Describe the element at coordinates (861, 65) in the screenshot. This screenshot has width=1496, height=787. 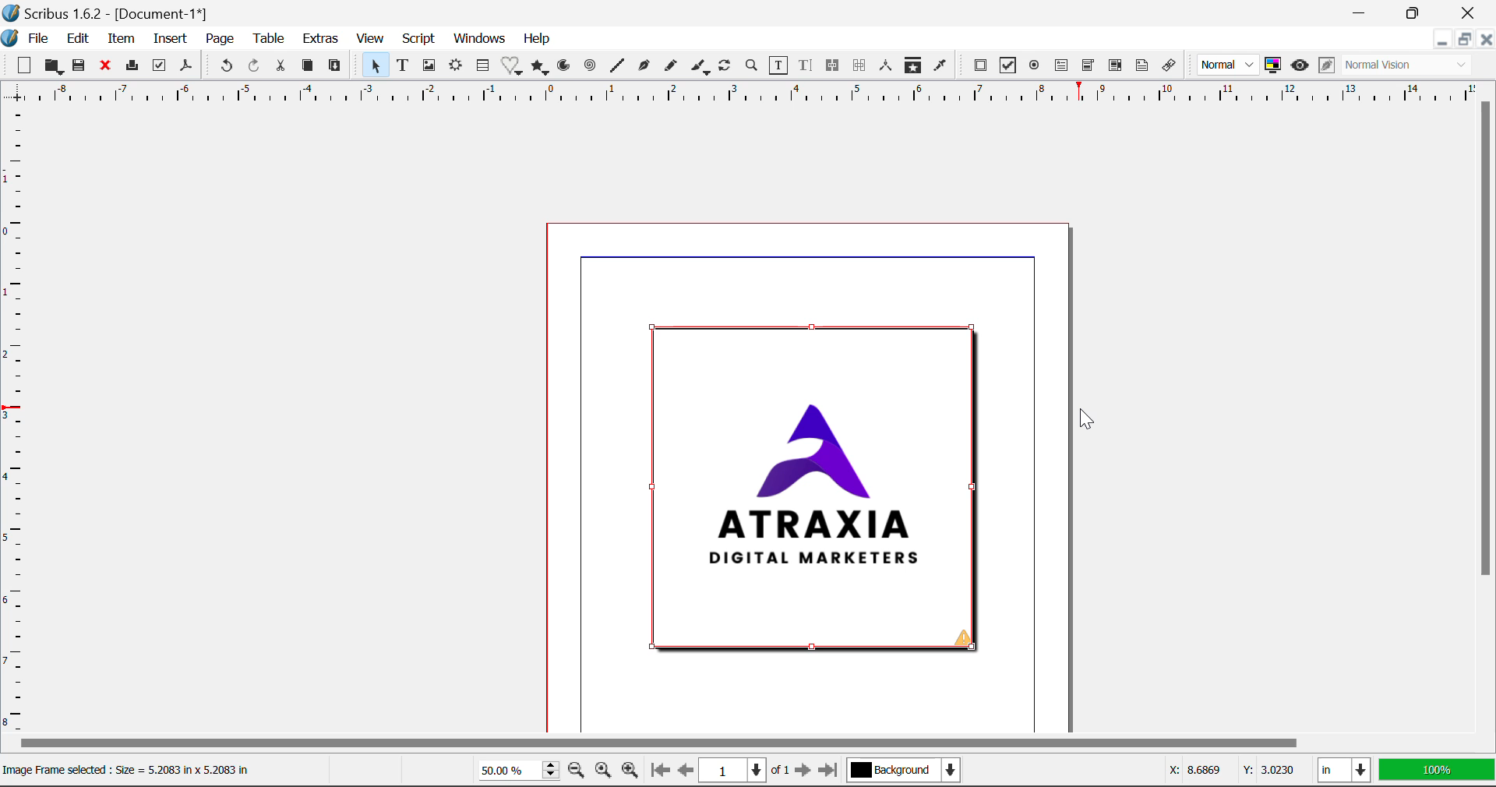
I see `Unlink Text Frames` at that location.